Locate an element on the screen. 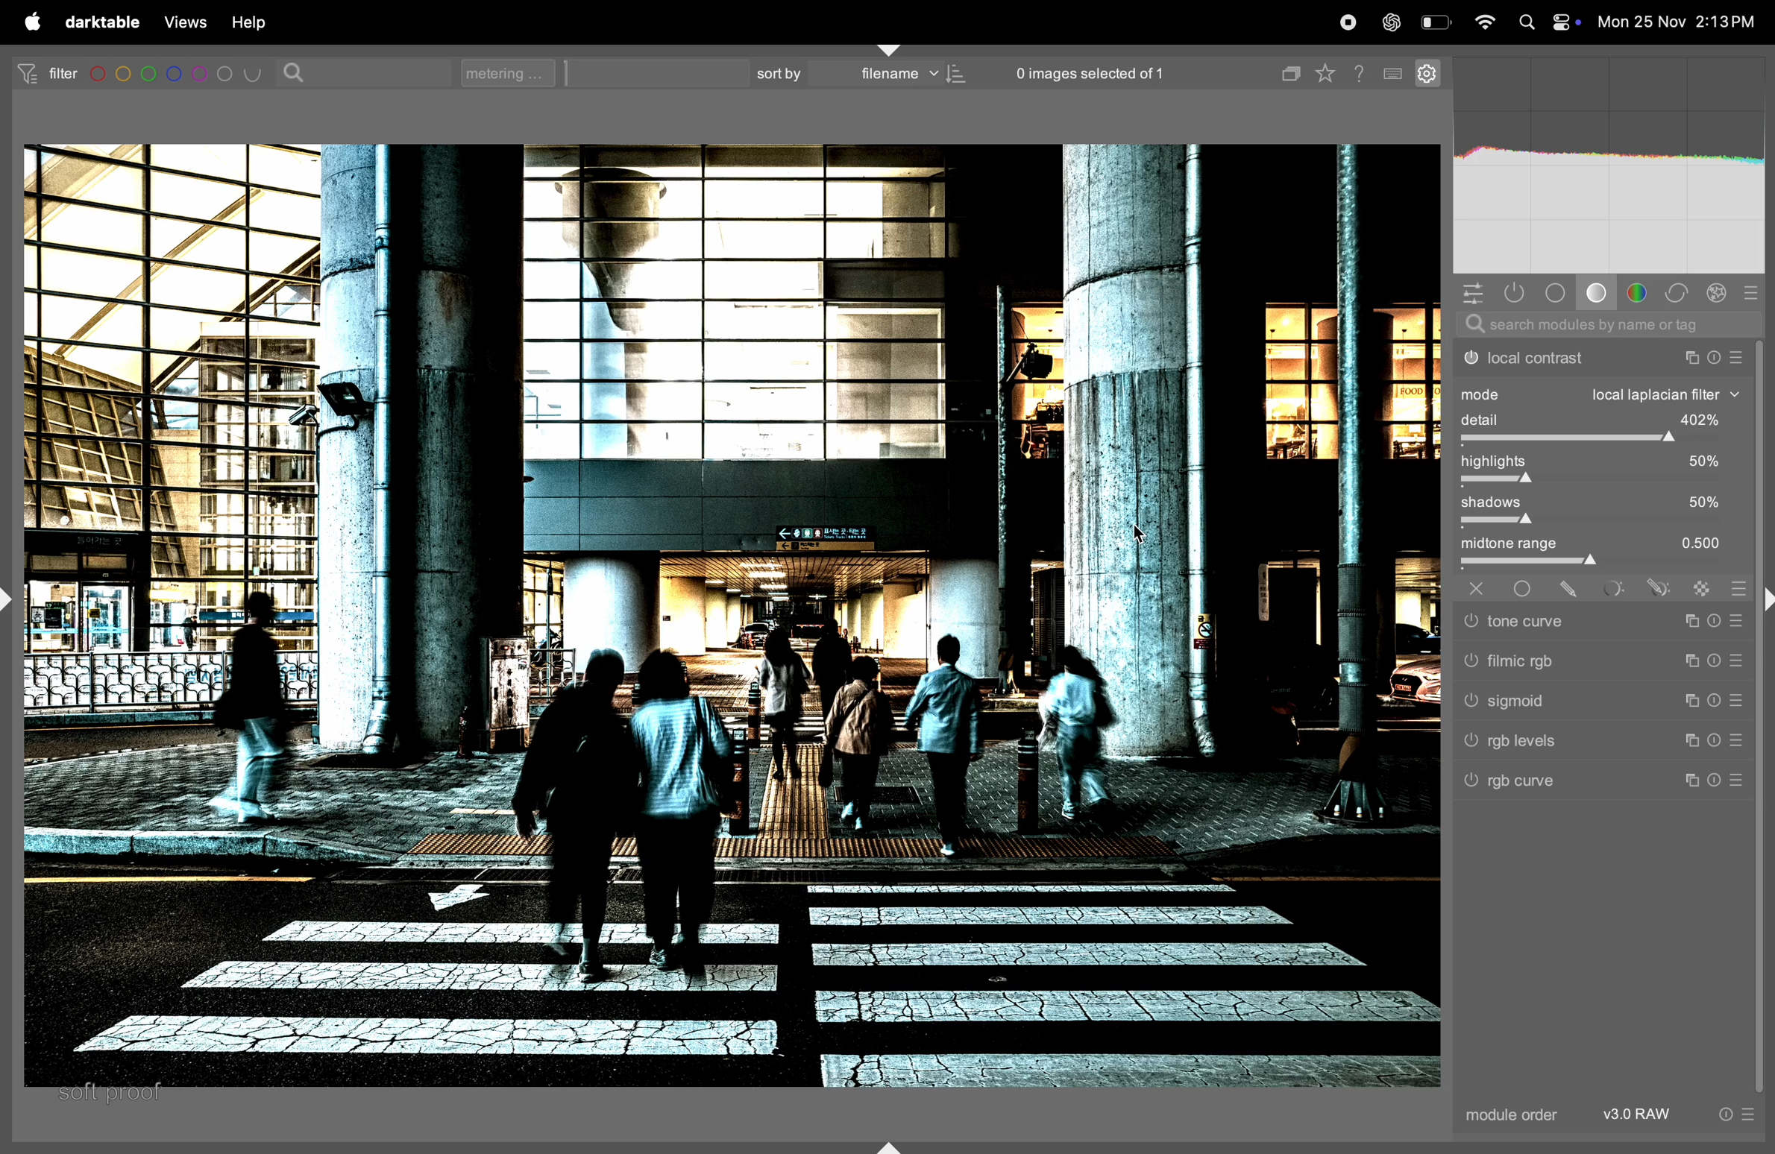  mode is located at coordinates (1601, 394).